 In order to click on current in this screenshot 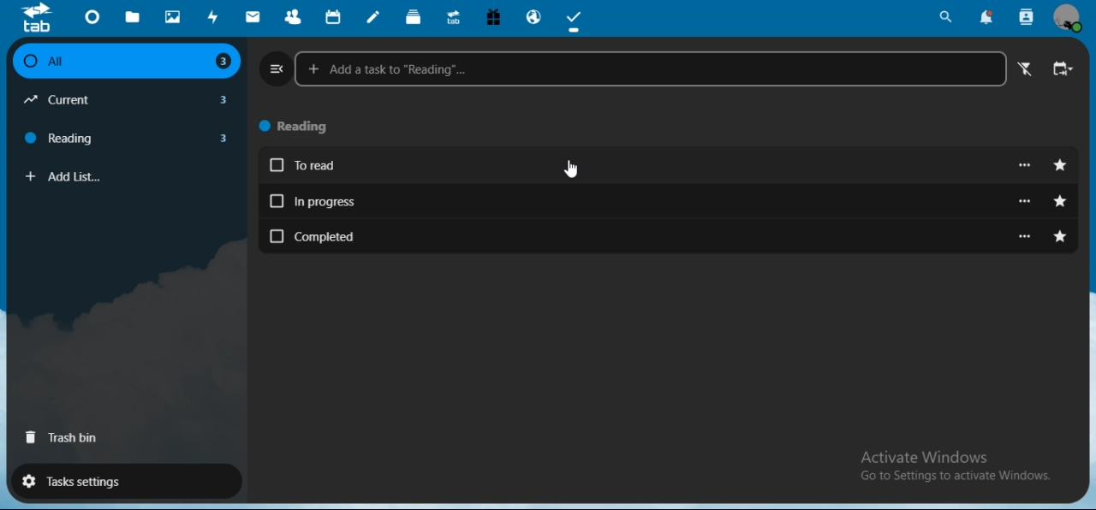, I will do `click(128, 100)`.